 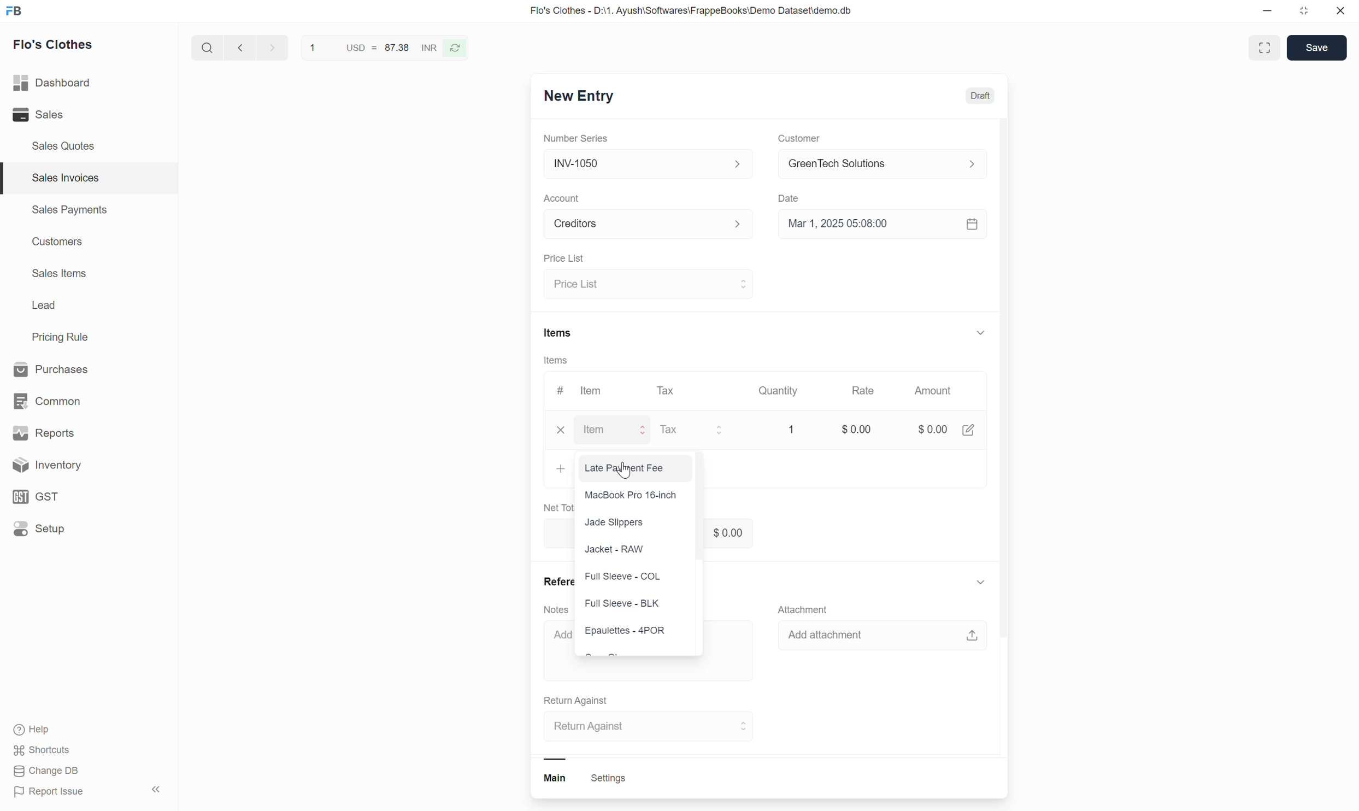 What do you see at coordinates (584, 700) in the screenshot?
I see `Return Against` at bounding box center [584, 700].